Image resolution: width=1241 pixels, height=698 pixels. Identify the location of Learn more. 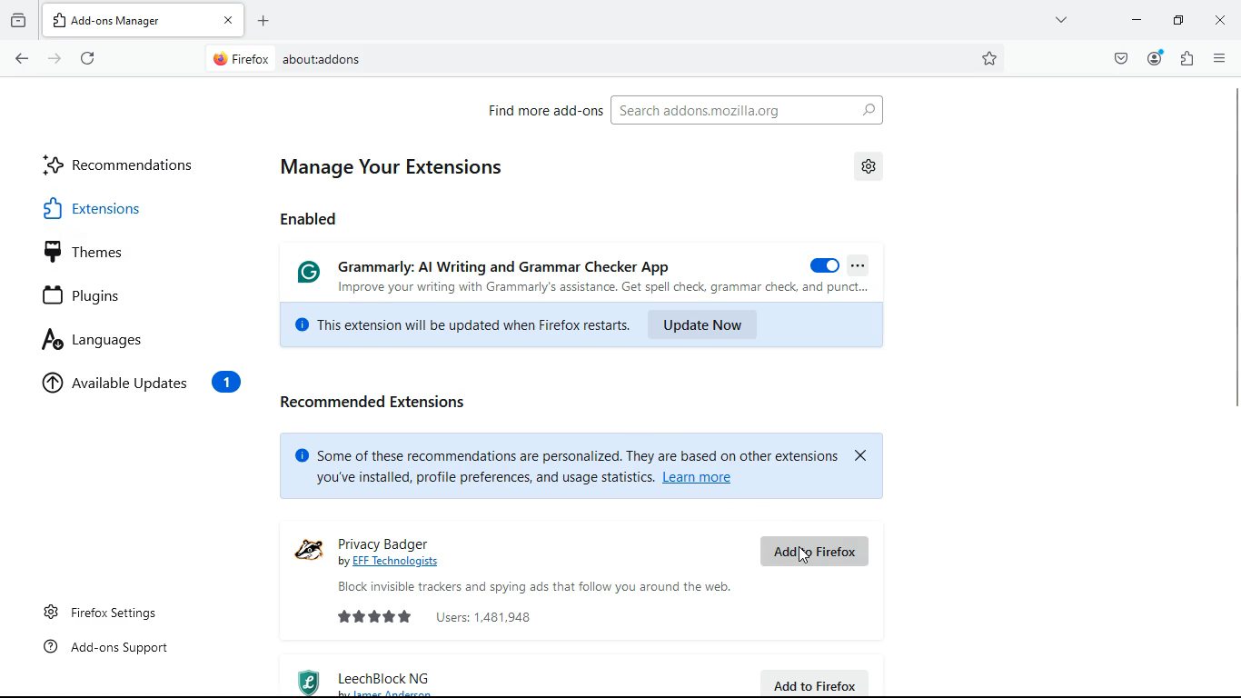
(700, 479).